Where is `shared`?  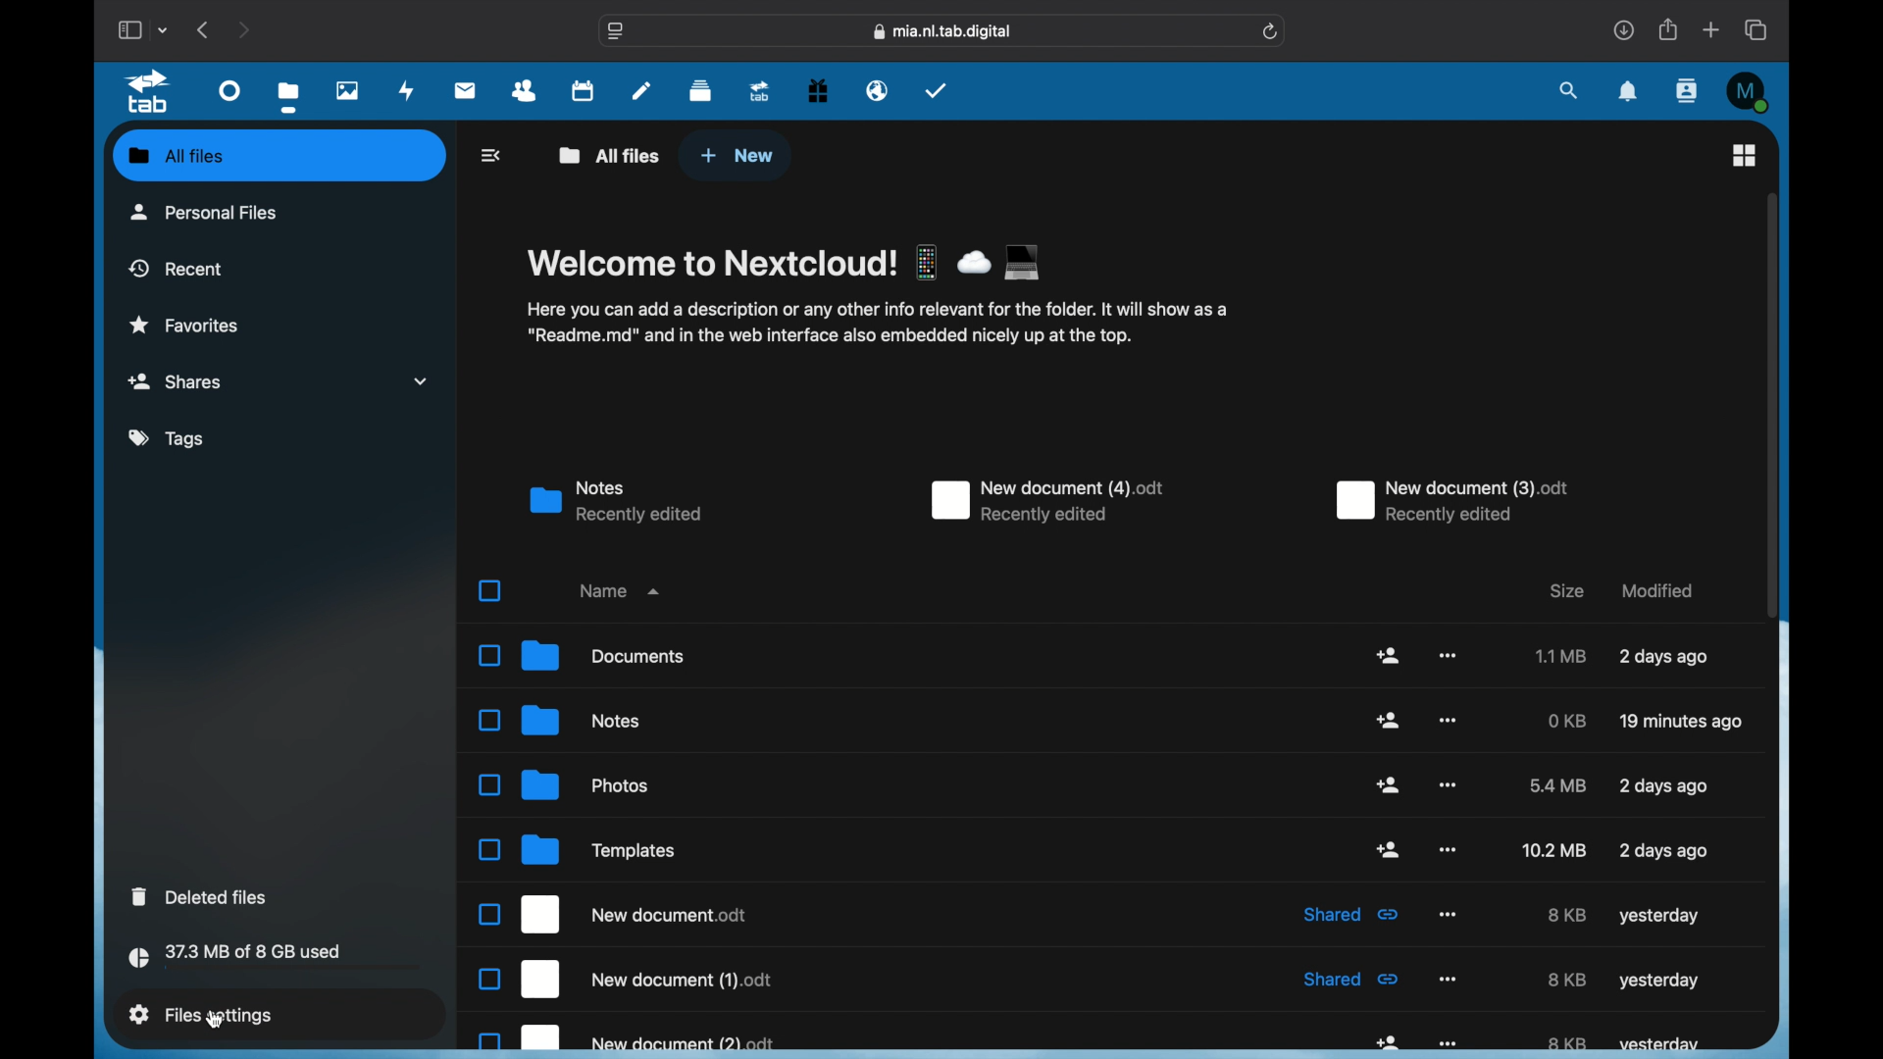 shared is located at coordinates (1390, 784).